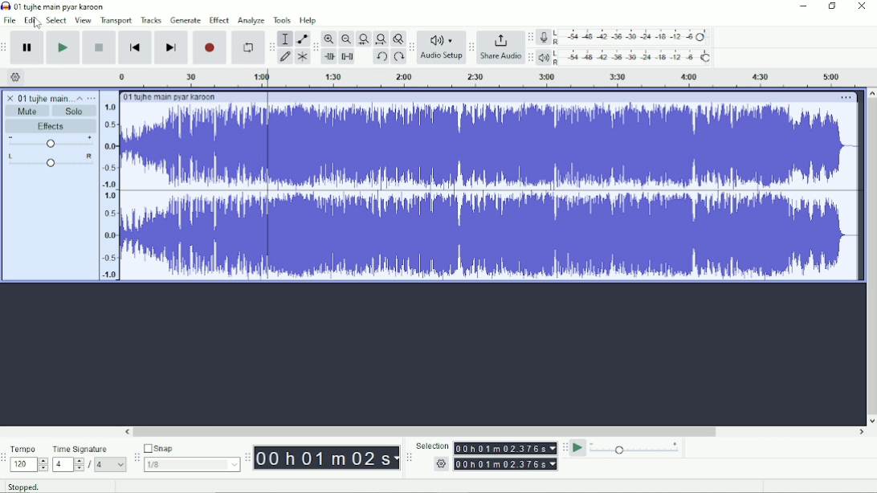  I want to click on Audio Setup, so click(441, 48).